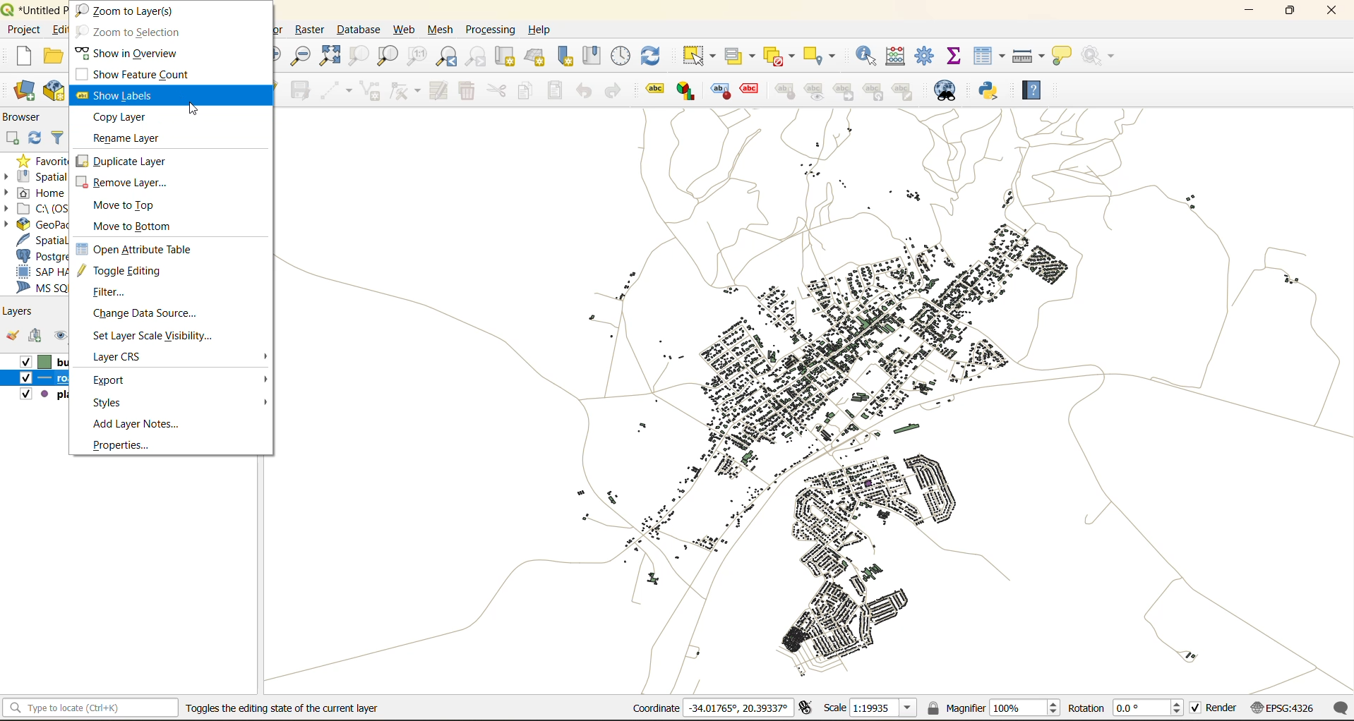 This screenshot has height=721, width=1354. What do you see at coordinates (311, 32) in the screenshot?
I see `raster` at bounding box center [311, 32].